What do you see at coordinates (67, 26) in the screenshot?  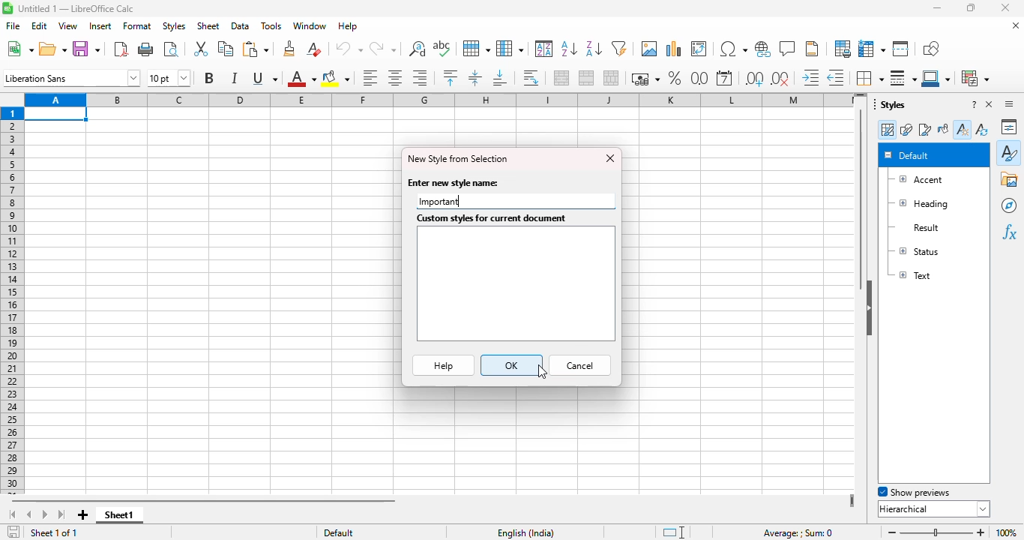 I see `view` at bounding box center [67, 26].